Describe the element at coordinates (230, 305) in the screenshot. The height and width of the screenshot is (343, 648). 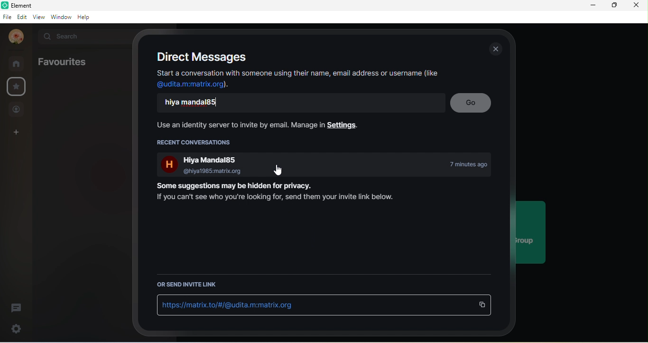
I see `https://matrix.to/#/@udita.m:matrix.org` at that location.